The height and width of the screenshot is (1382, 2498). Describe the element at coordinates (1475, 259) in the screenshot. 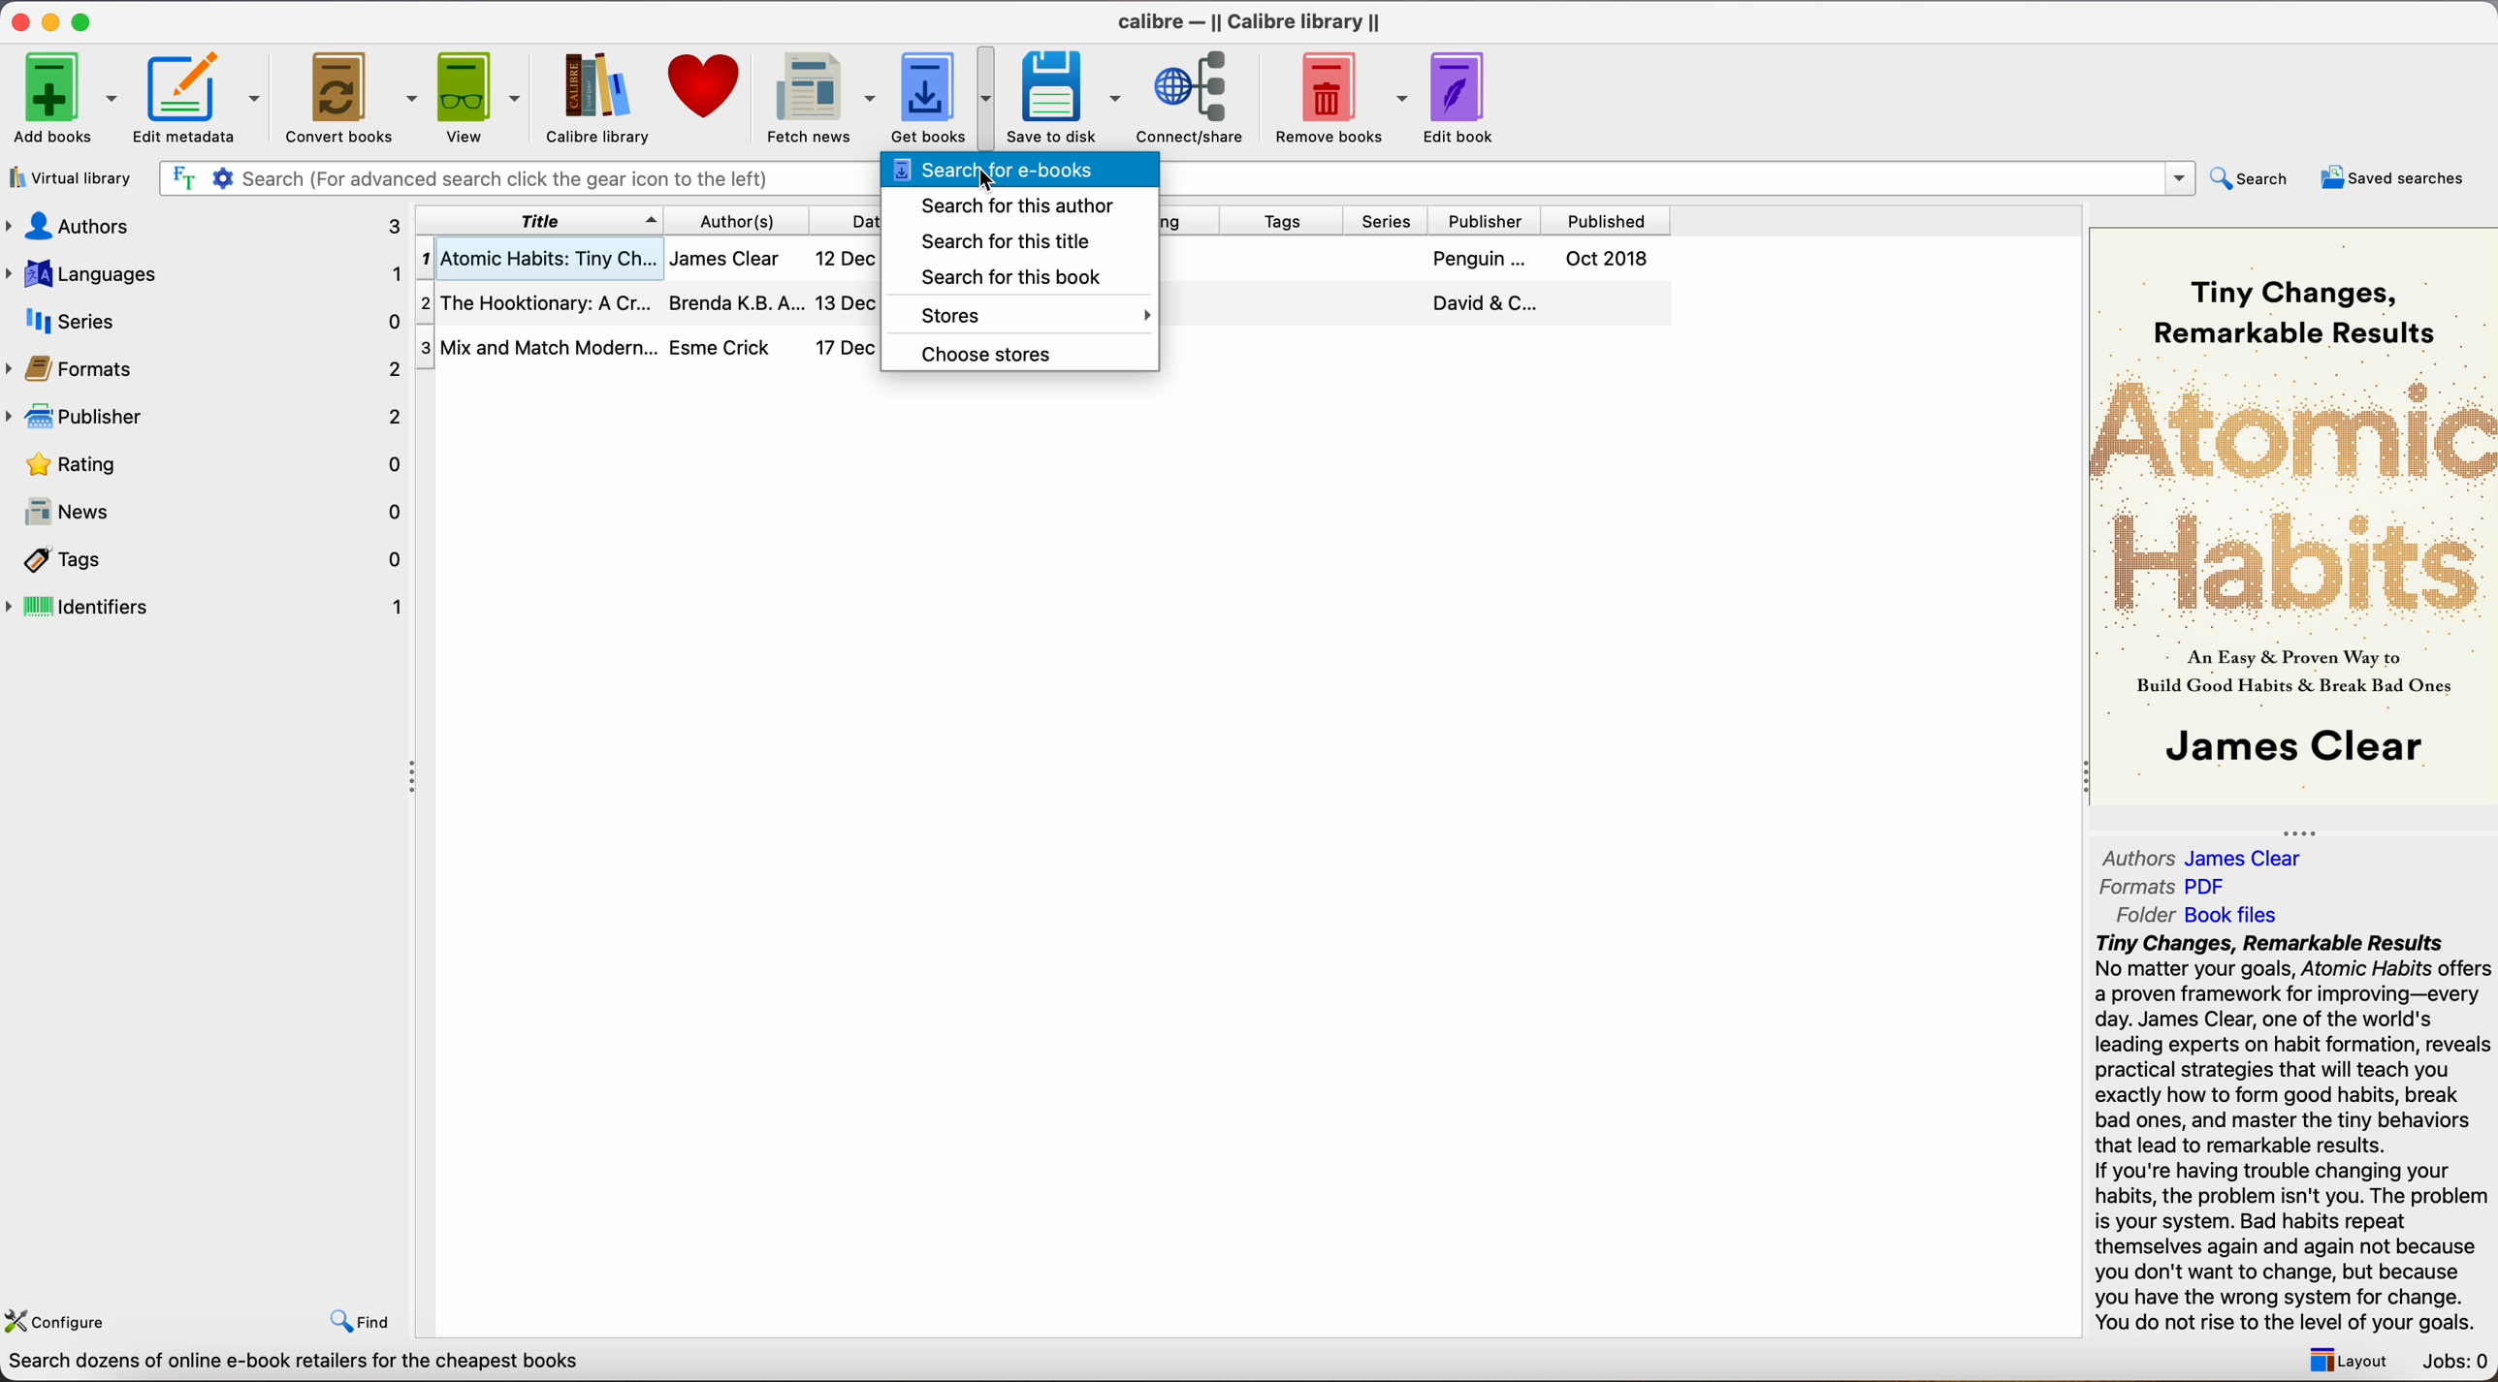

I see `Penguin...` at that location.